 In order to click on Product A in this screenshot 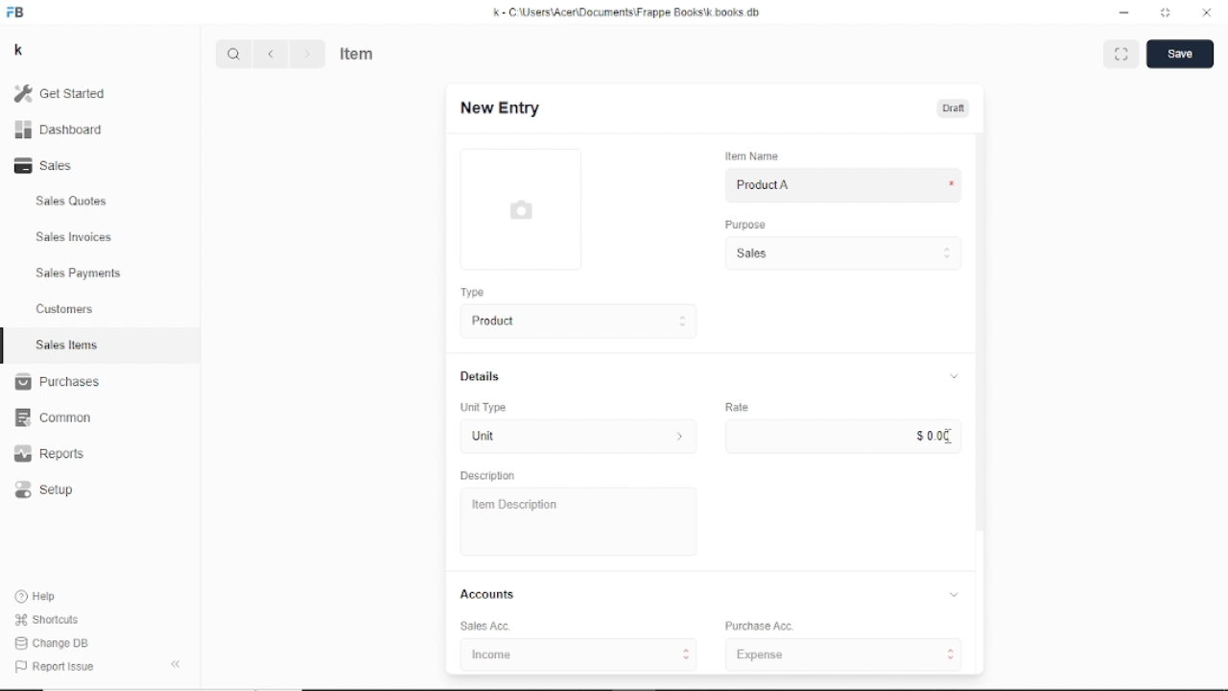, I will do `click(763, 185)`.